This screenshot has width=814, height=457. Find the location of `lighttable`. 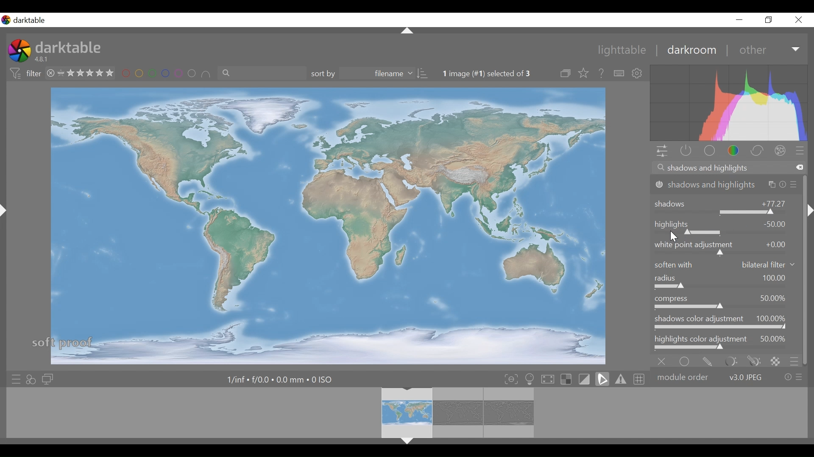

lighttable is located at coordinates (624, 51).